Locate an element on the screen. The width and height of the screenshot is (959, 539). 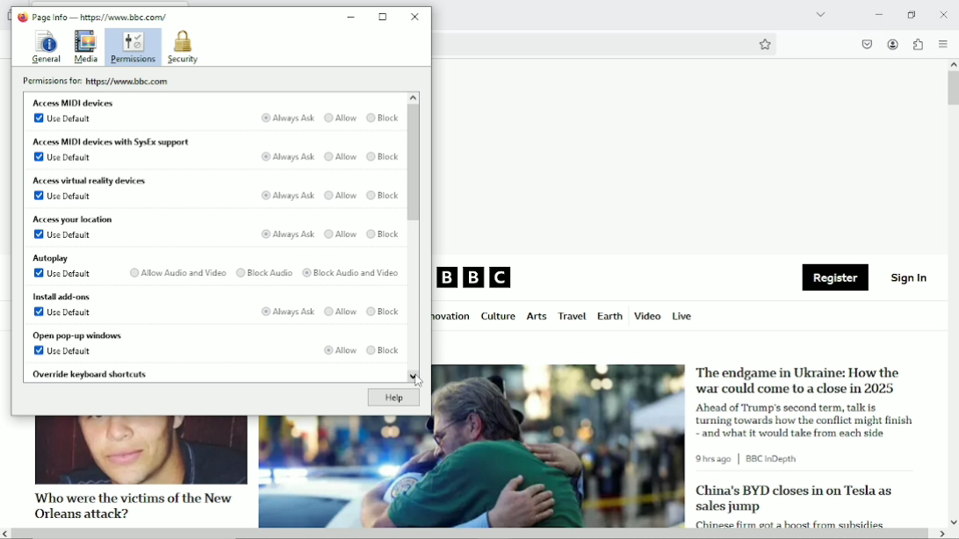
open application menu is located at coordinates (942, 44).